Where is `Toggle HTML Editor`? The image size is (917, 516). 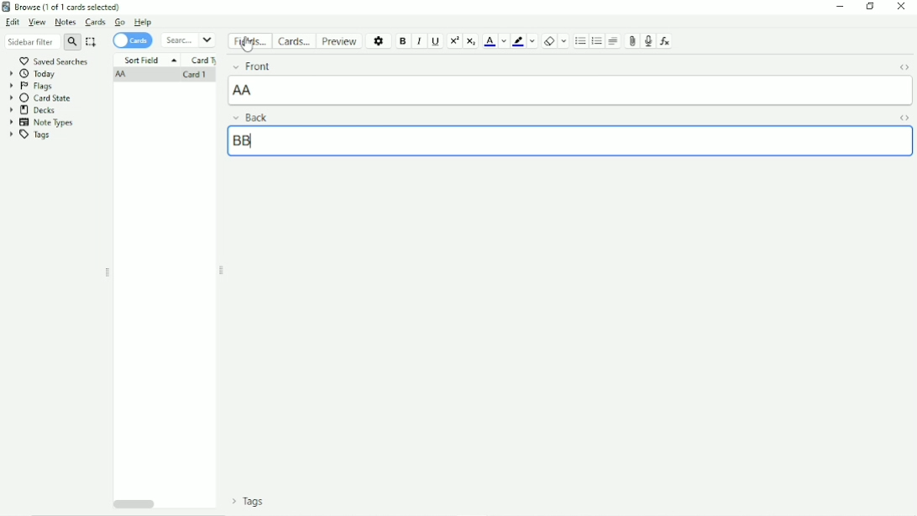 Toggle HTML Editor is located at coordinates (905, 118).